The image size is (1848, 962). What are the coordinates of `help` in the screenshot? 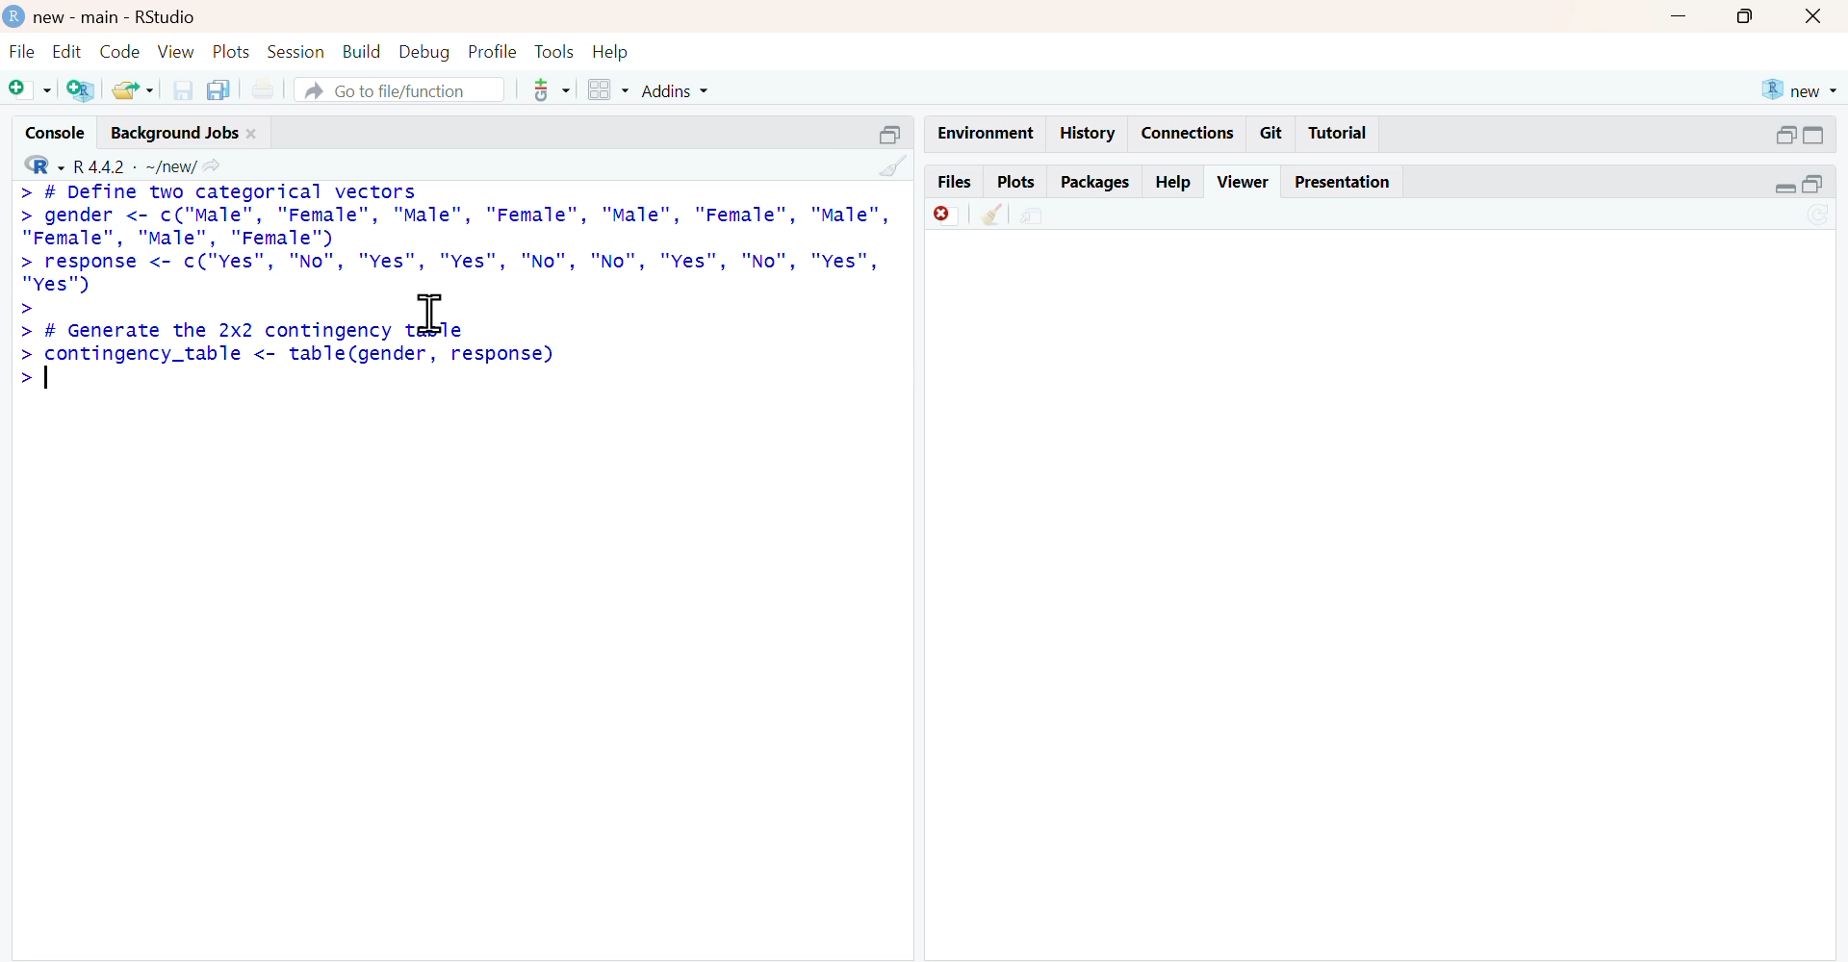 It's located at (611, 54).